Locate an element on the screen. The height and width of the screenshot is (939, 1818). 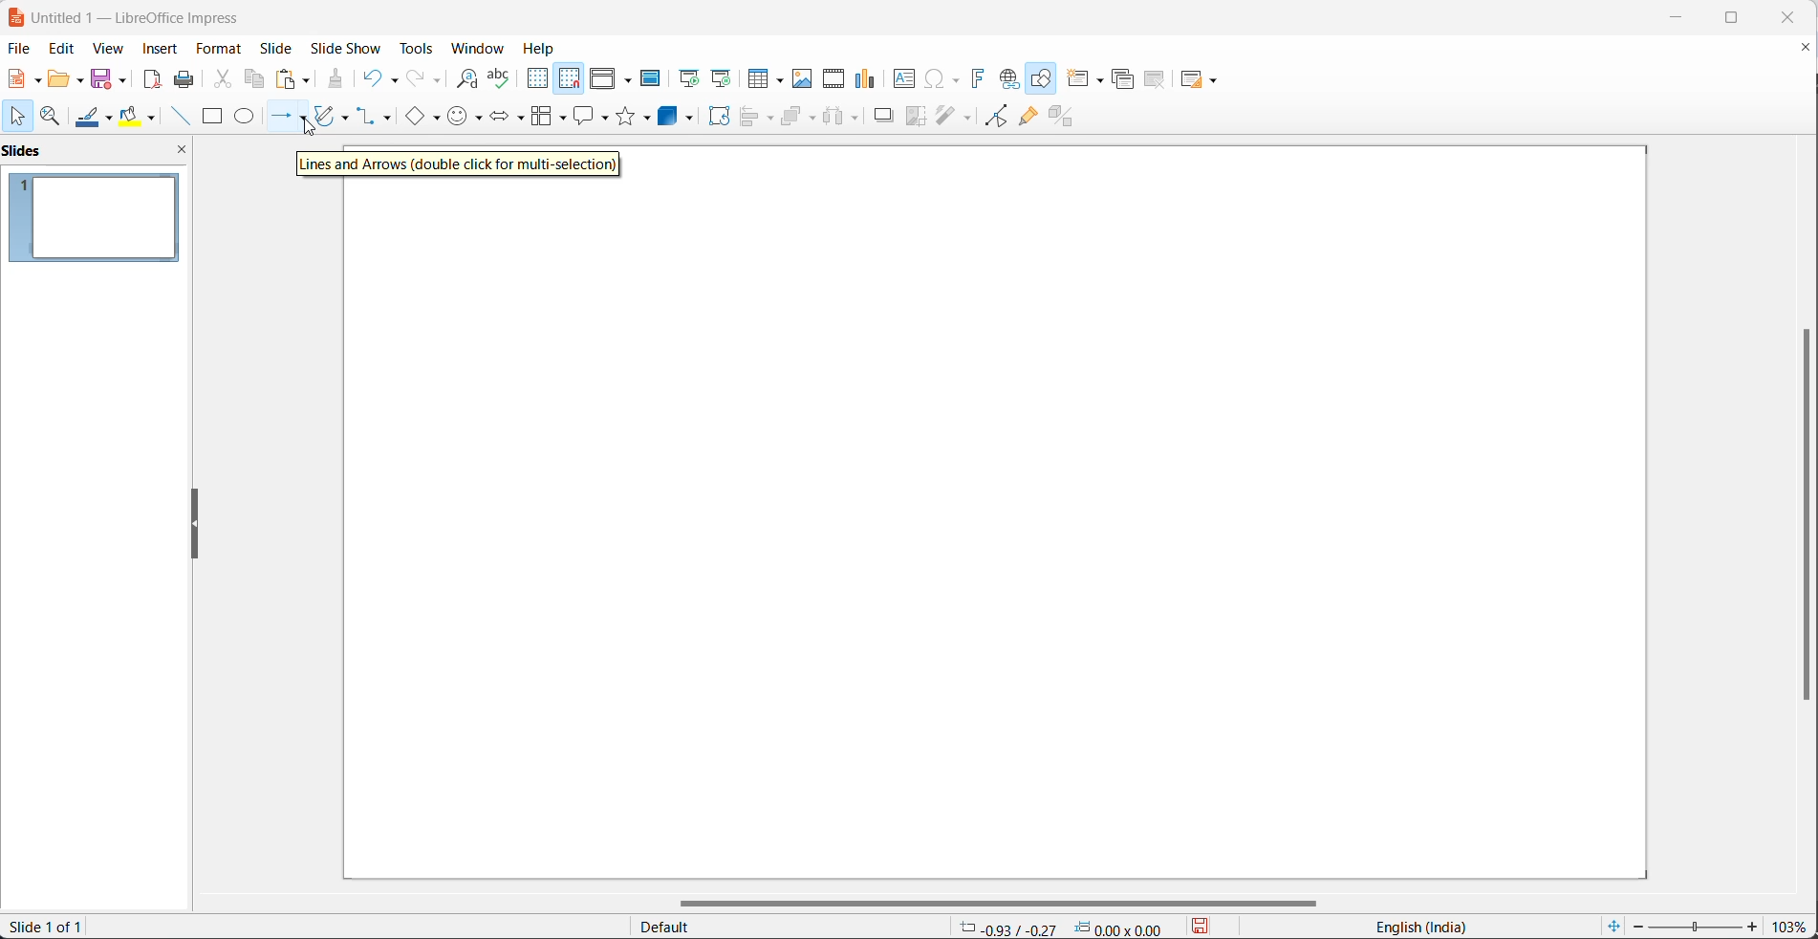
slide 1 of 1 is located at coordinates (56, 928).